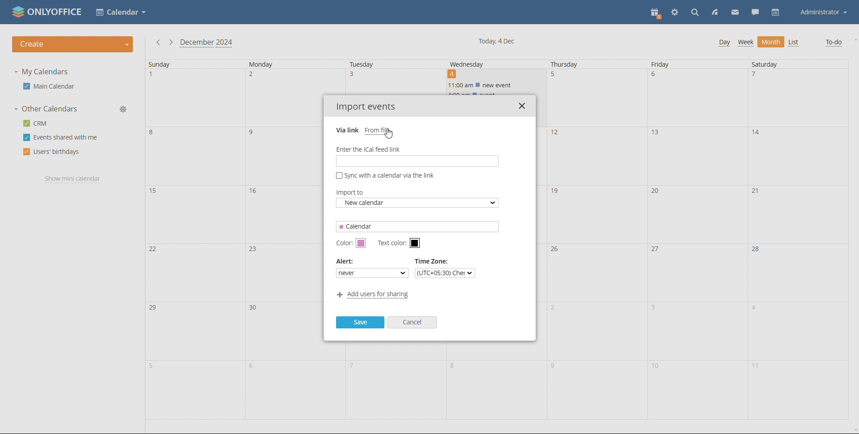  Describe the element at coordinates (416, 149) in the screenshot. I see `enter ical feed link` at that location.